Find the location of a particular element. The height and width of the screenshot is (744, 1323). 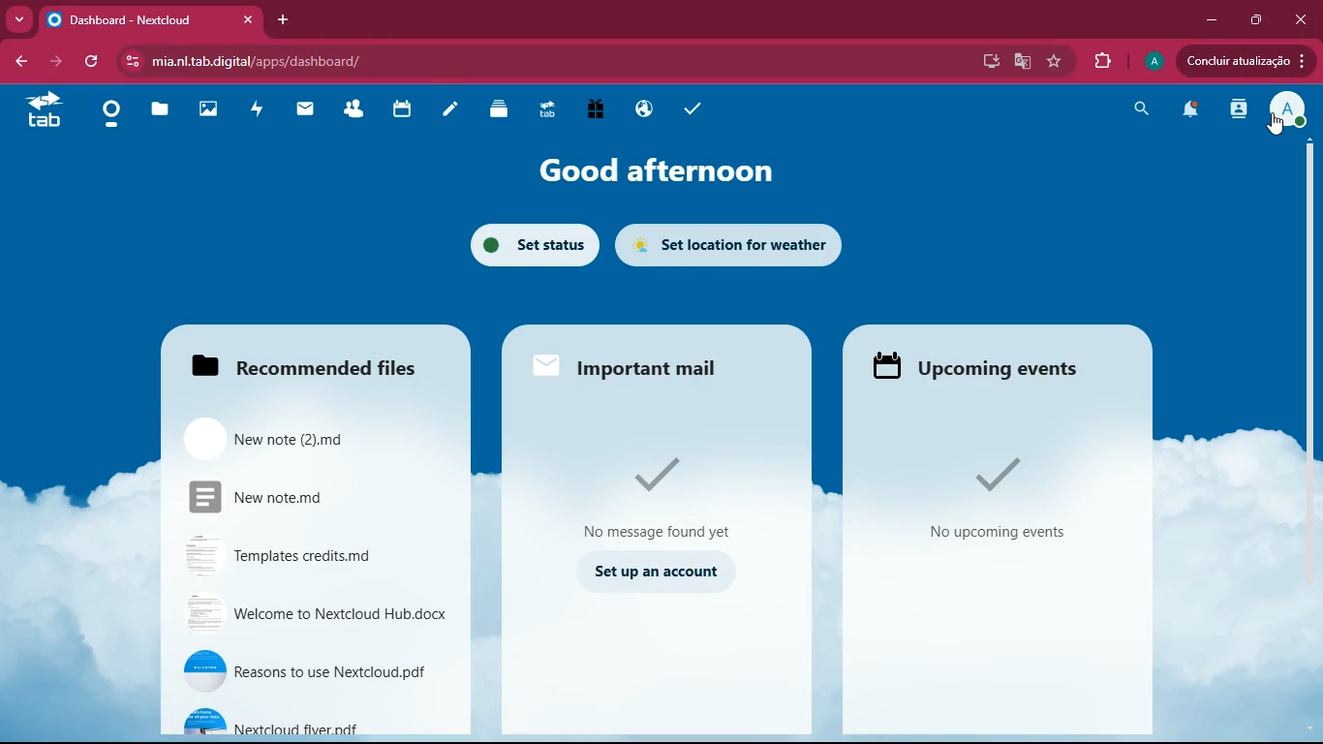

activity is located at coordinates (1234, 110).